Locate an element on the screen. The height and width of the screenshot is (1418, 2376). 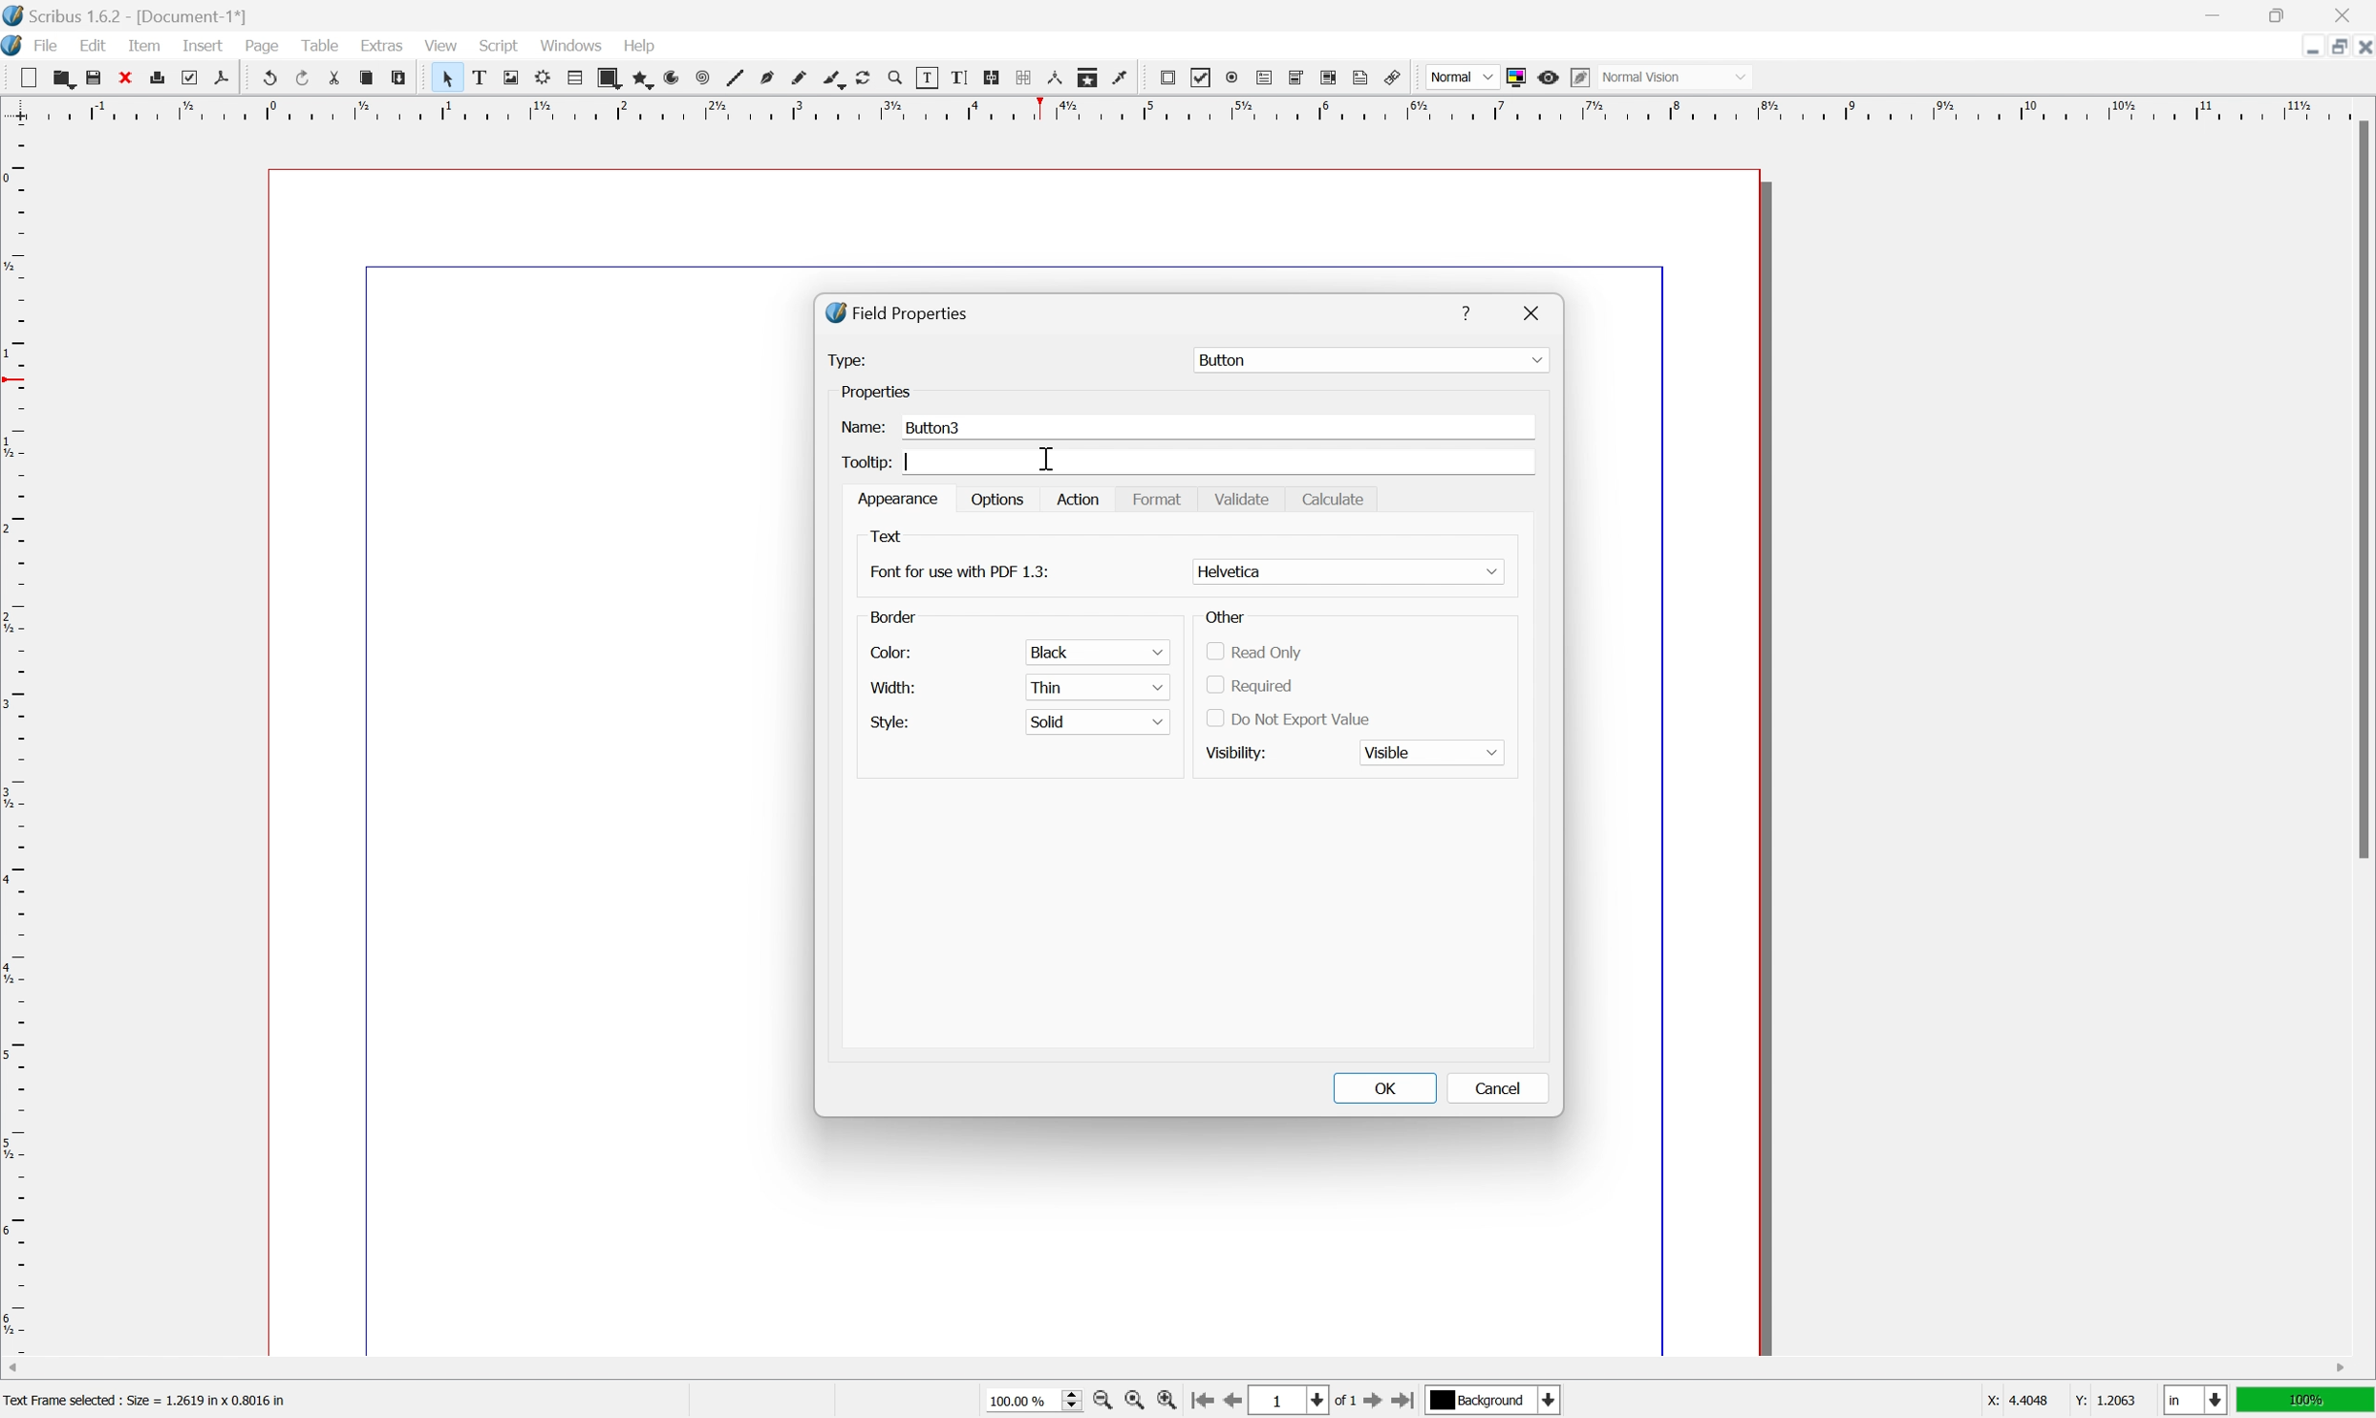
view is located at coordinates (442, 44).